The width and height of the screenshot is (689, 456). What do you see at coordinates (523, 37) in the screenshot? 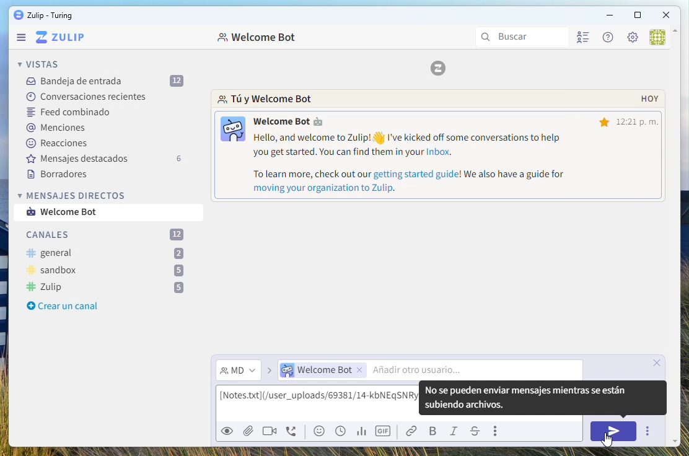
I see `Search` at bounding box center [523, 37].